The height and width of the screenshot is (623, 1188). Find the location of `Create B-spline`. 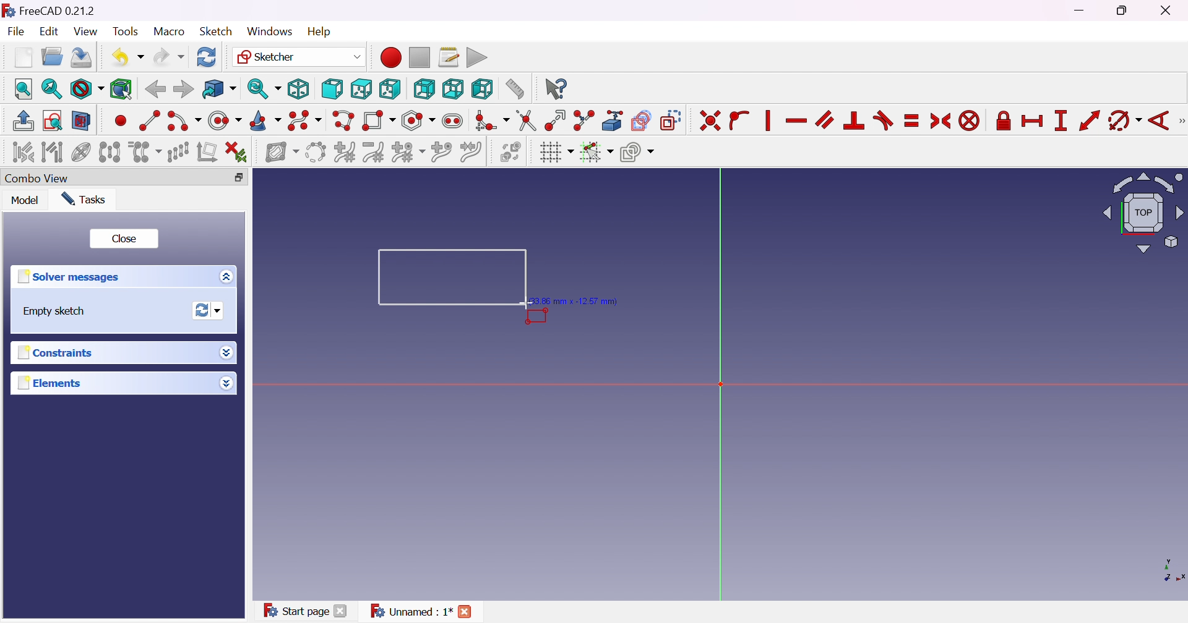

Create B-spline is located at coordinates (304, 121).